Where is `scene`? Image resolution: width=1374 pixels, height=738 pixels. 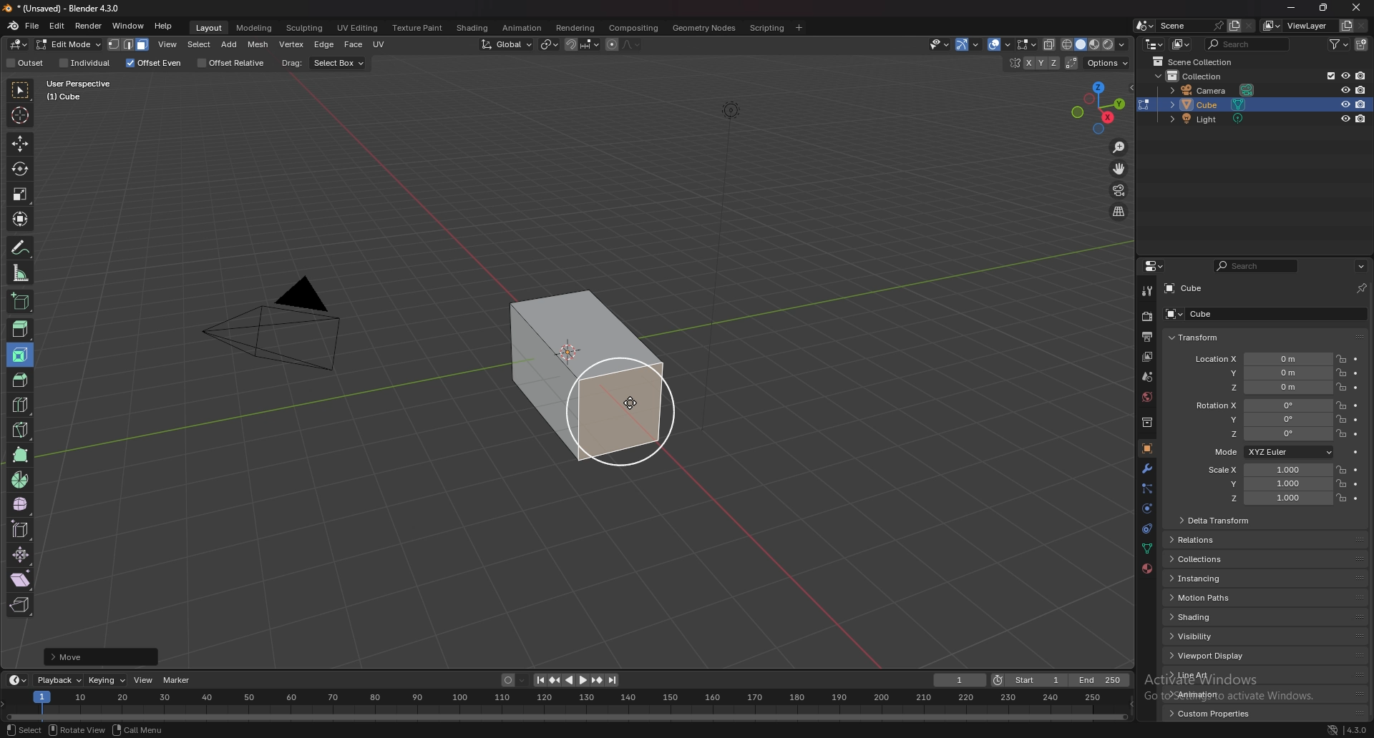 scene is located at coordinates (1190, 26).